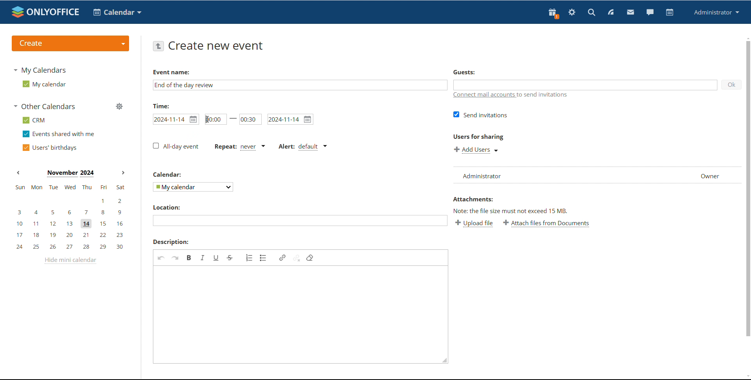 The image size is (751, 380). What do you see at coordinates (185, 85) in the screenshot?
I see `event name added` at bounding box center [185, 85].